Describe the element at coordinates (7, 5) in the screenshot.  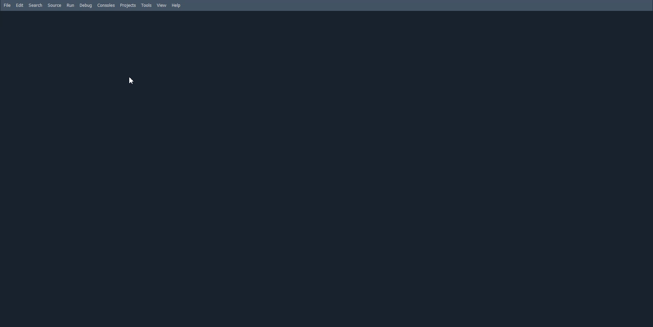
I see `File` at that location.